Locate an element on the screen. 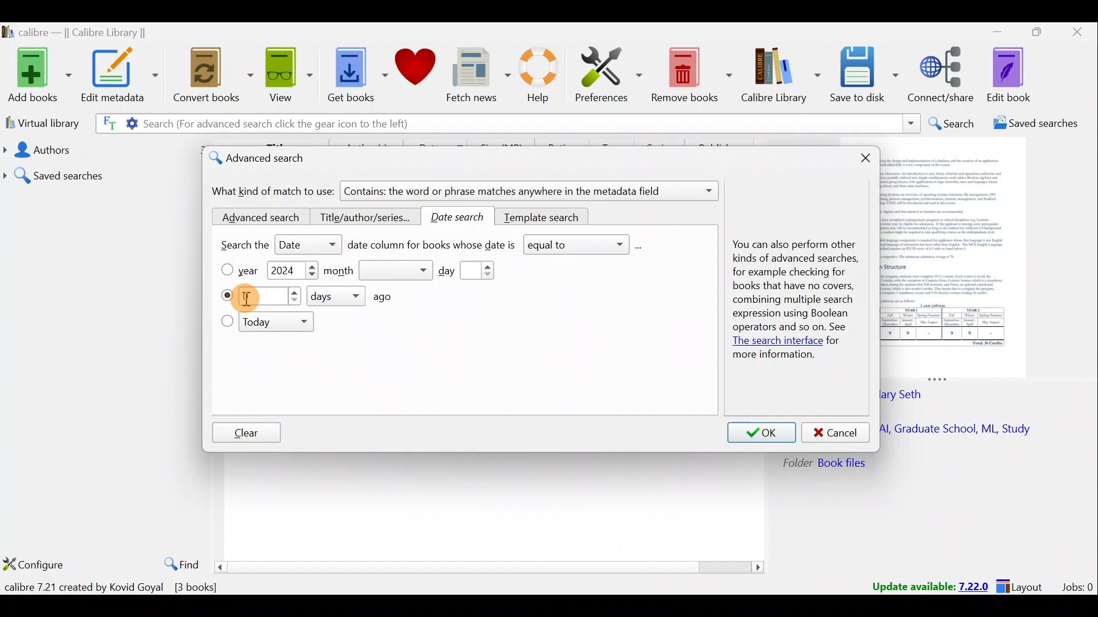 The width and height of the screenshot is (1098, 617). Saved searches is located at coordinates (100, 171).